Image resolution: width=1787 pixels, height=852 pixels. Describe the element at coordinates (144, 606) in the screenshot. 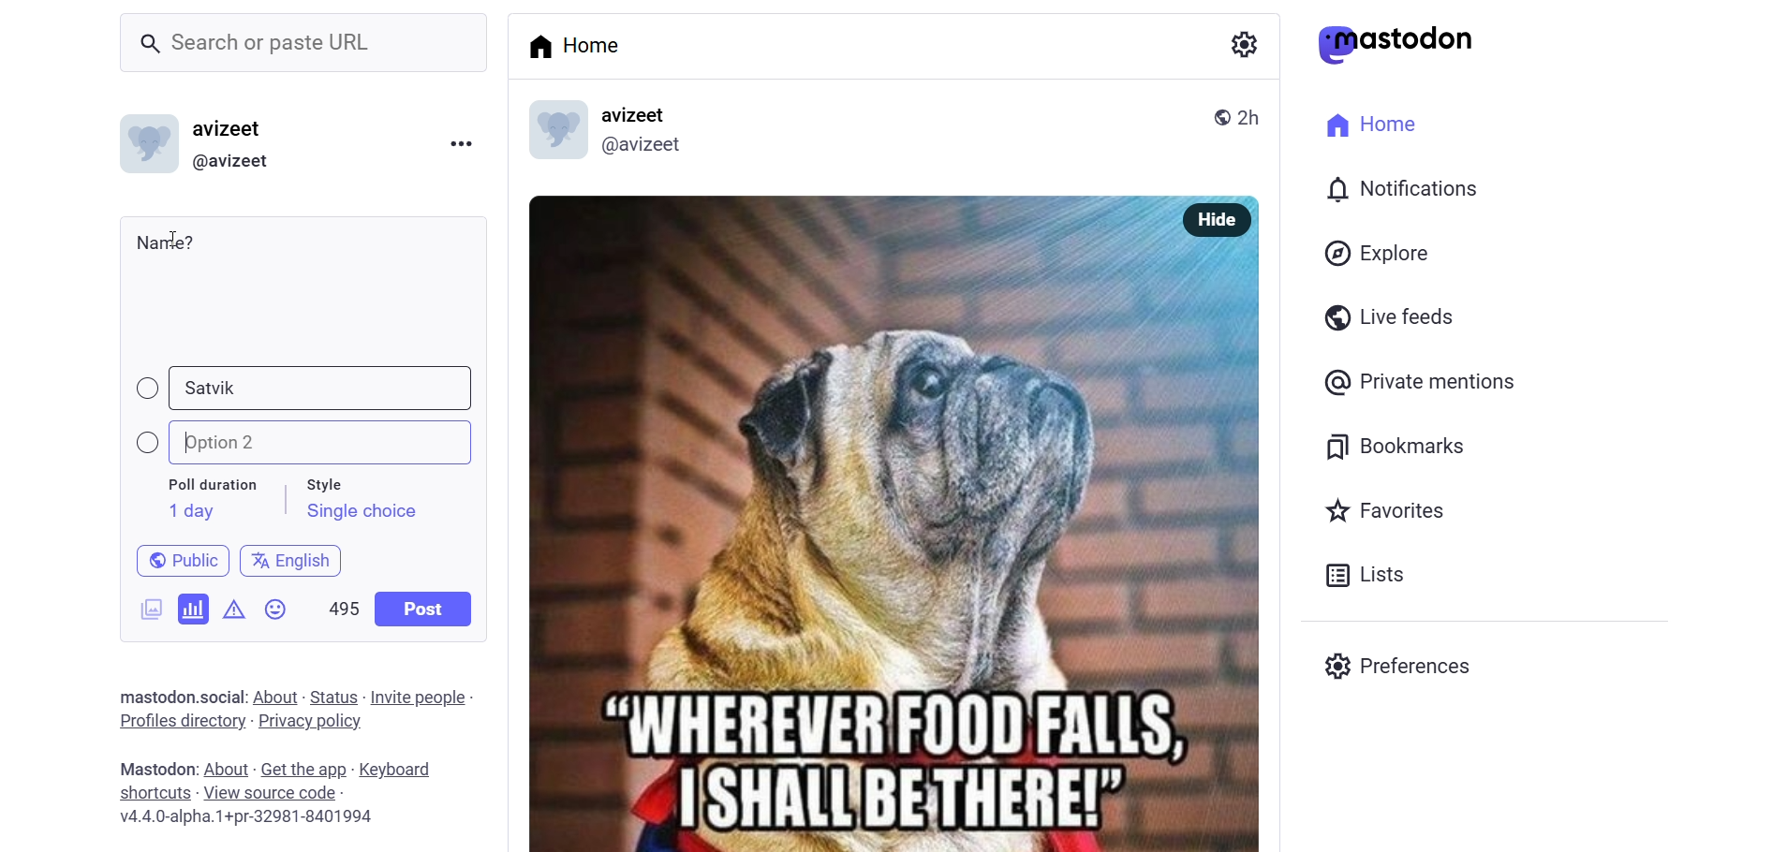

I see `image/video` at that location.